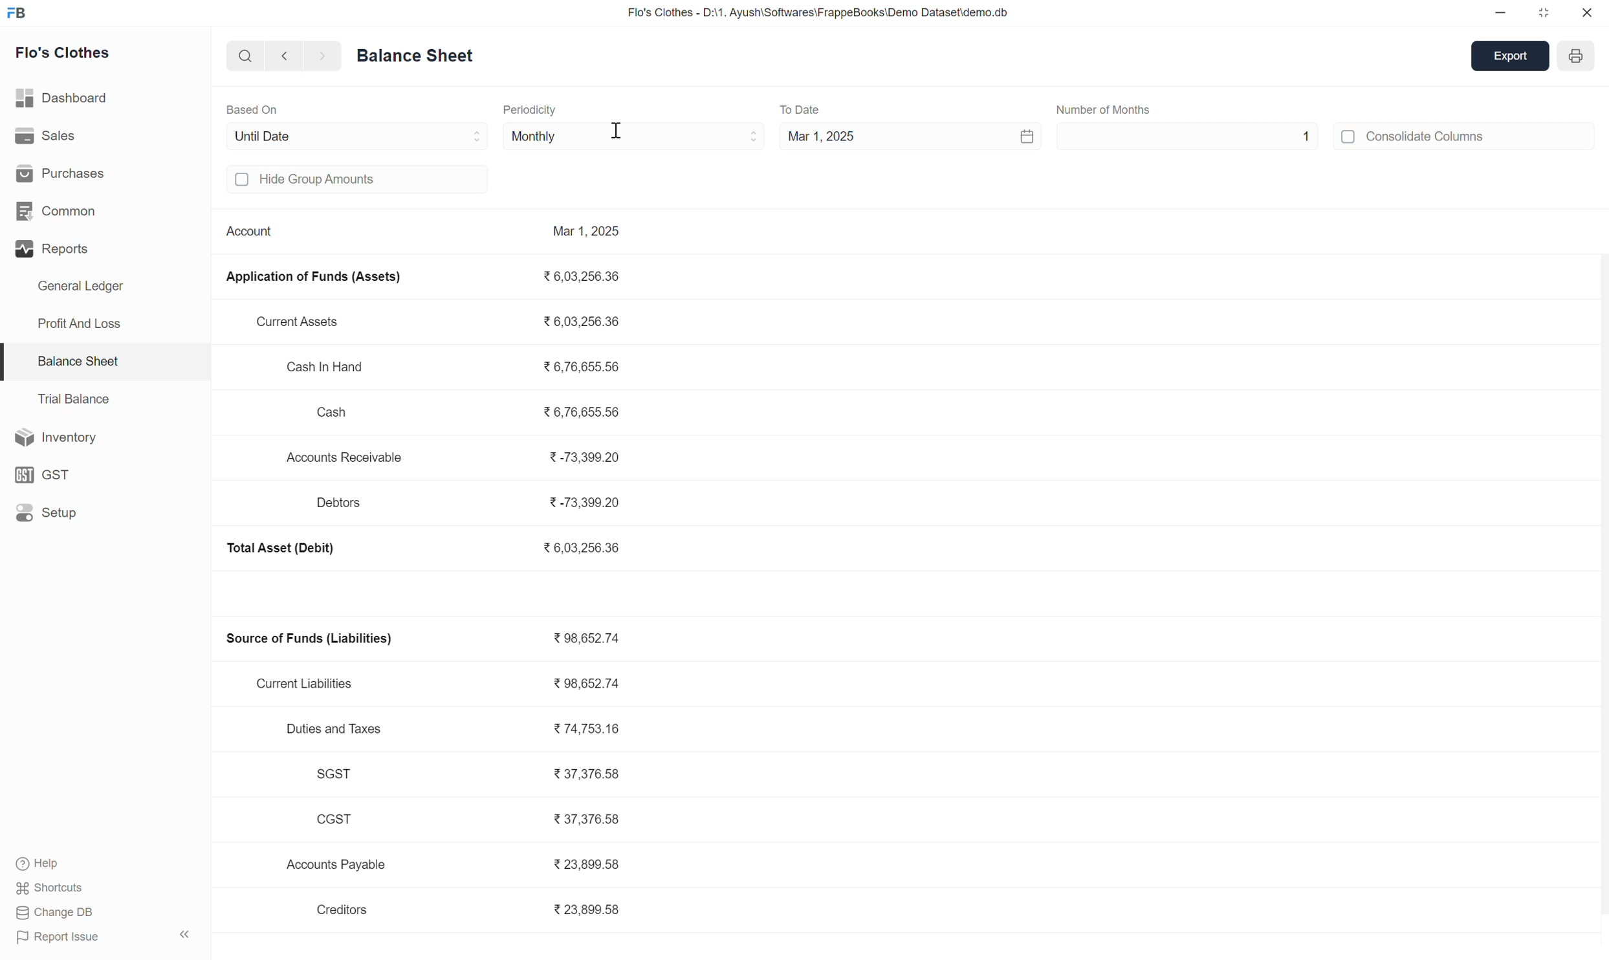 The width and height of the screenshot is (1609, 960). Describe the element at coordinates (259, 106) in the screenshot. I see `Based On` at that location.